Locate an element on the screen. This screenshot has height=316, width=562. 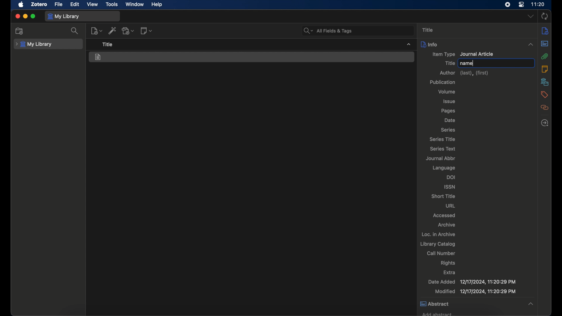
search is located at coordinates (327, 30).